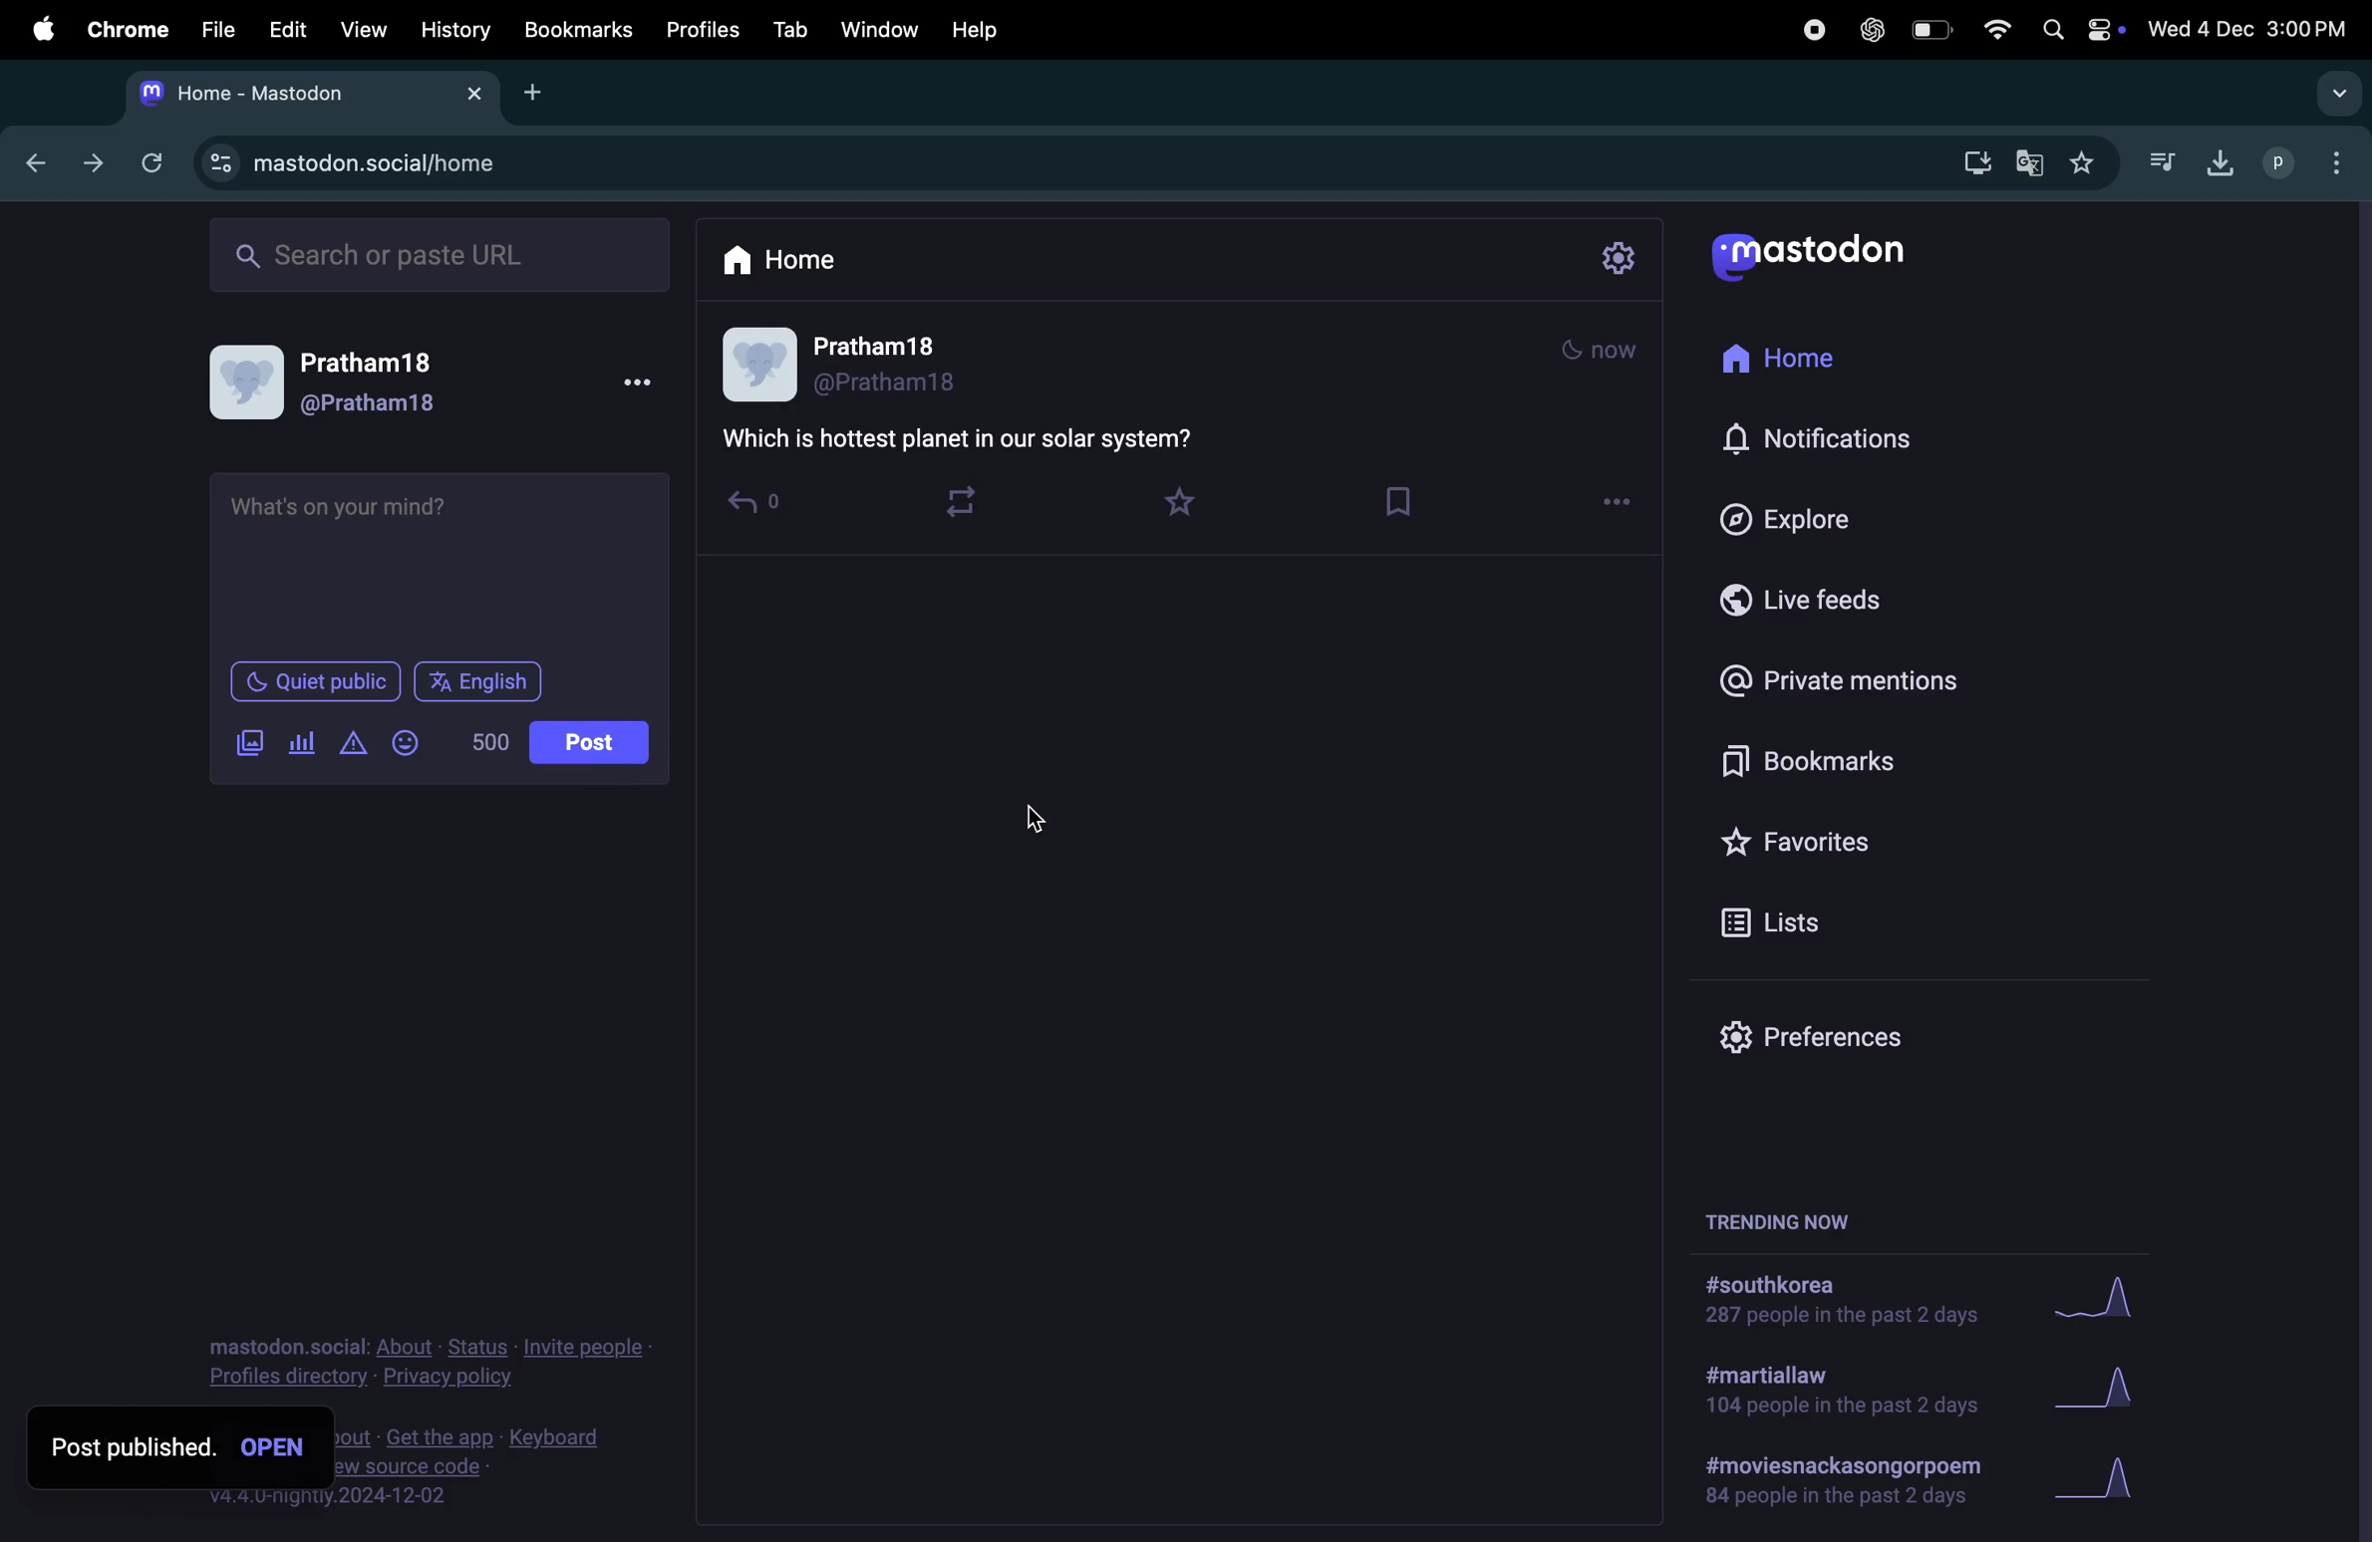  I want to click on reply, so click(761, 499).